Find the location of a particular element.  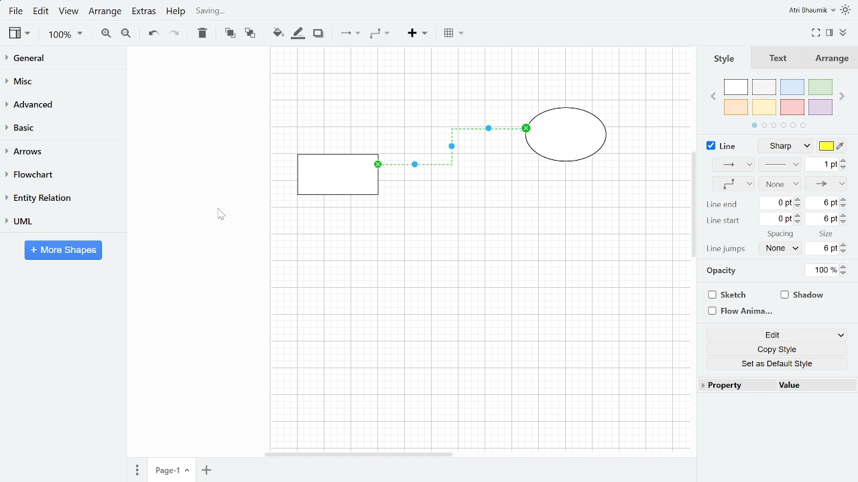

View is located at coordinates (70, 13).